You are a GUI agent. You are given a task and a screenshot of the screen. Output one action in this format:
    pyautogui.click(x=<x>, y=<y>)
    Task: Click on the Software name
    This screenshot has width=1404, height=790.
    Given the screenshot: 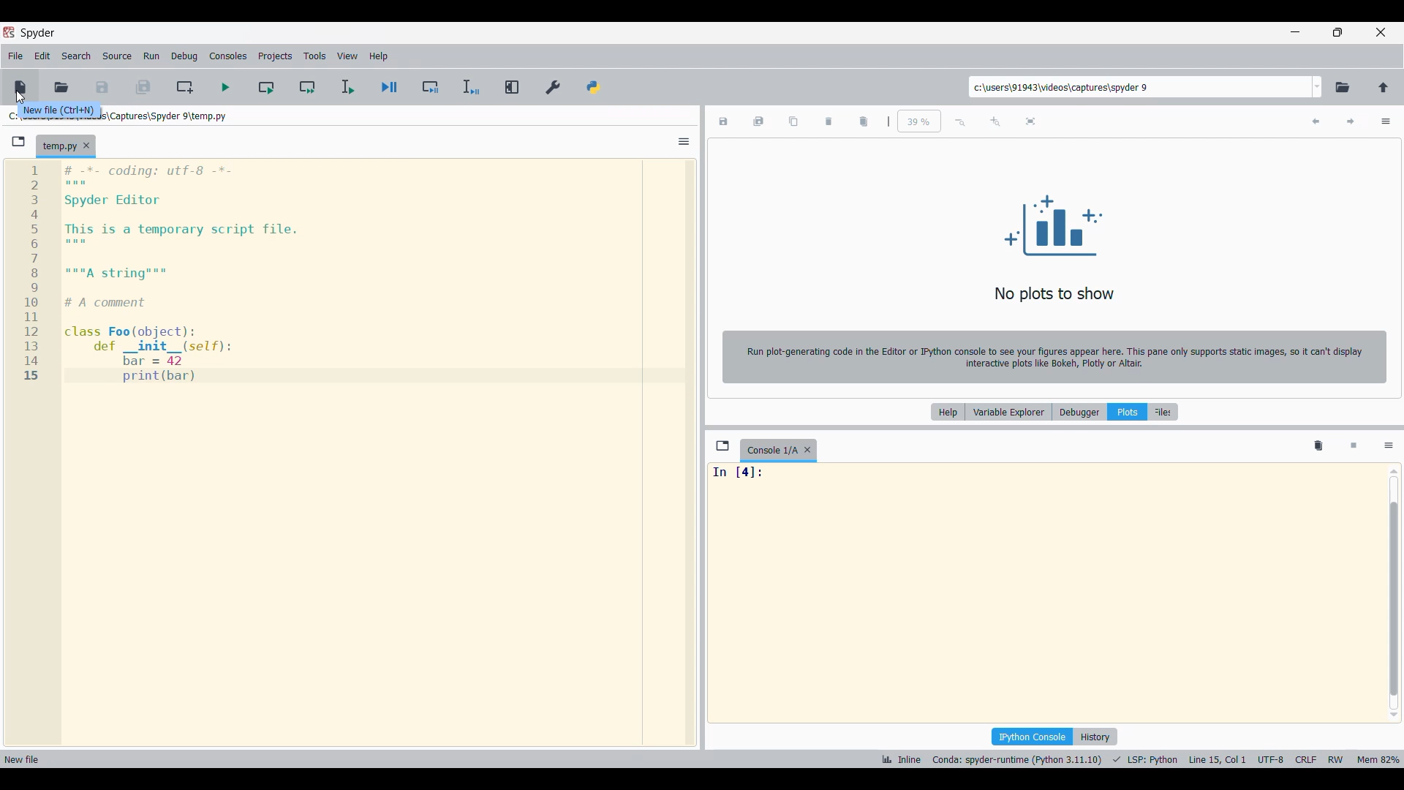 What is the action you would take?
    pyautogui.click(x=38, y=34)
    